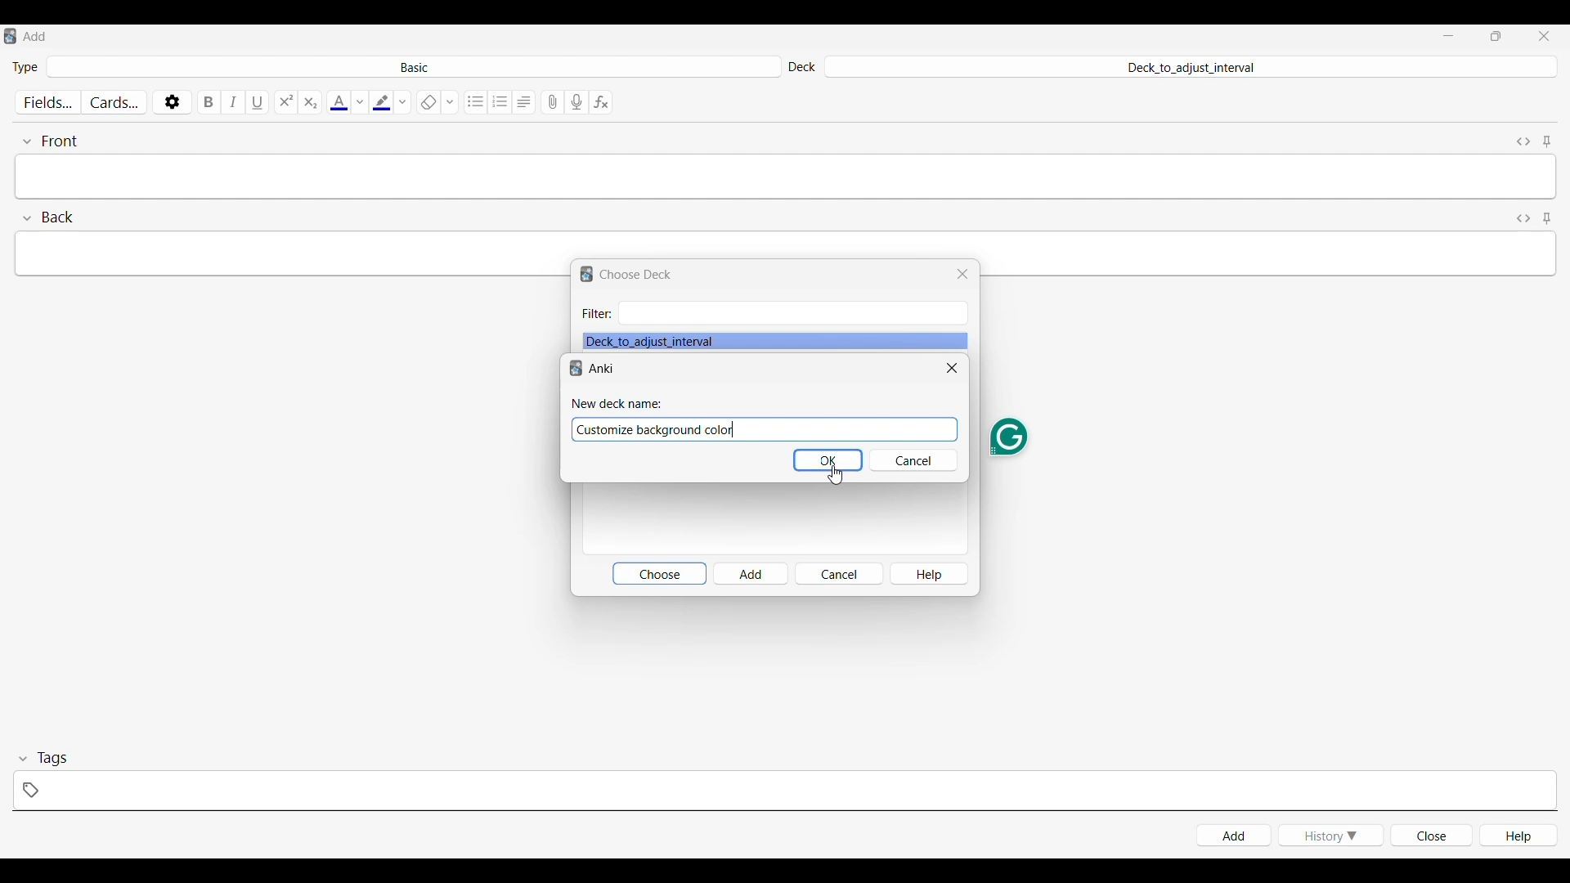  I want to click on Show interface in smaller tab, so click(1496, 36).